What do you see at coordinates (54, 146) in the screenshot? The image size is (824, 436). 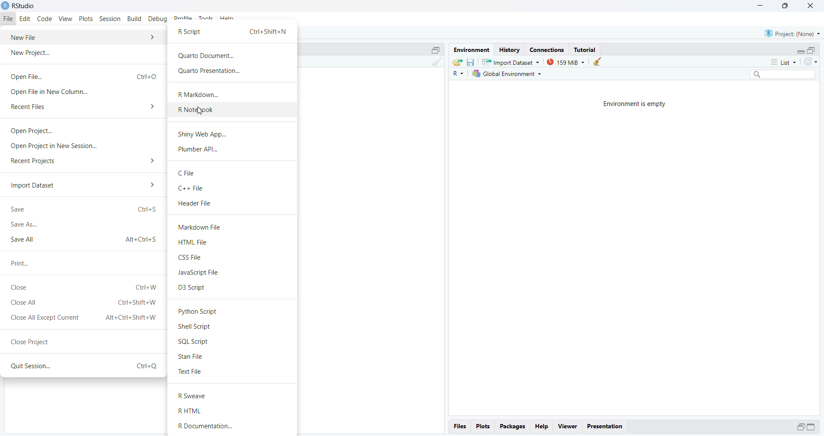 I see `Open Project in New Session...` at bounding box center [54, 146].